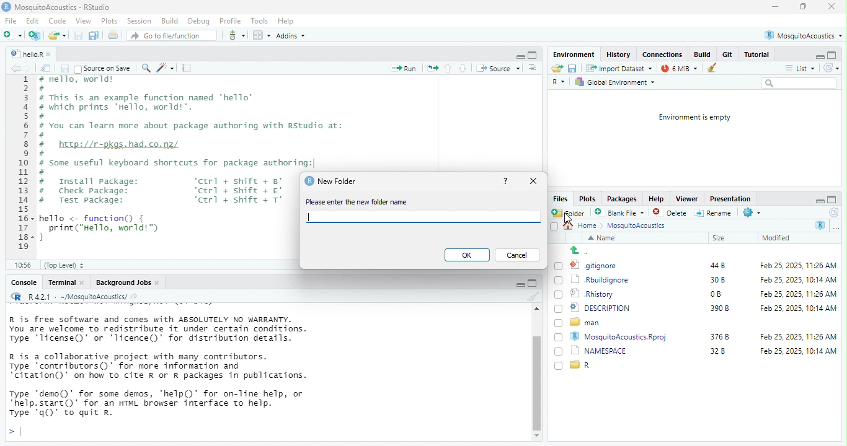 The width and height of the screenshot is (847, 446). Describe the element at coordinates (518, 55) in the screenshot. I see `hide r script` at that location.